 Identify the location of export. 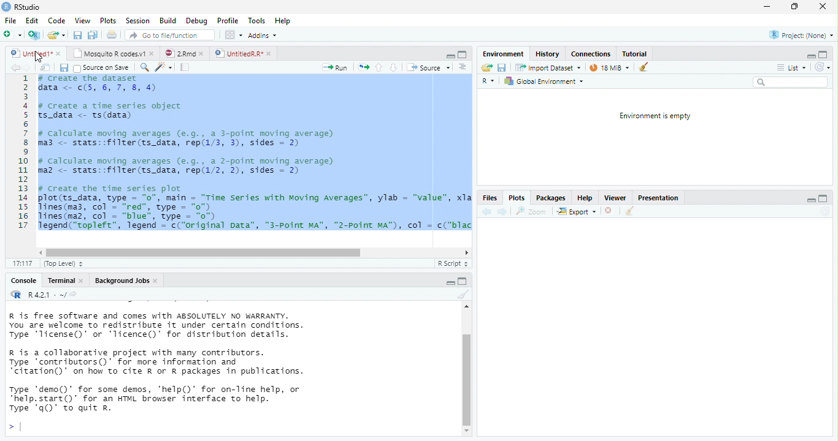
(576, 212).